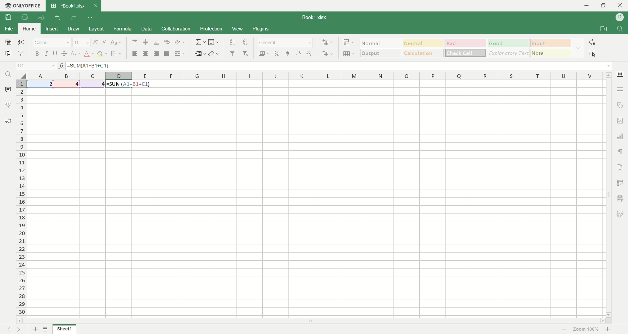  What do you see at coordinates (41, 17) in the screenshot?
I see `quick PRINT` at bounding box center [41, 17].